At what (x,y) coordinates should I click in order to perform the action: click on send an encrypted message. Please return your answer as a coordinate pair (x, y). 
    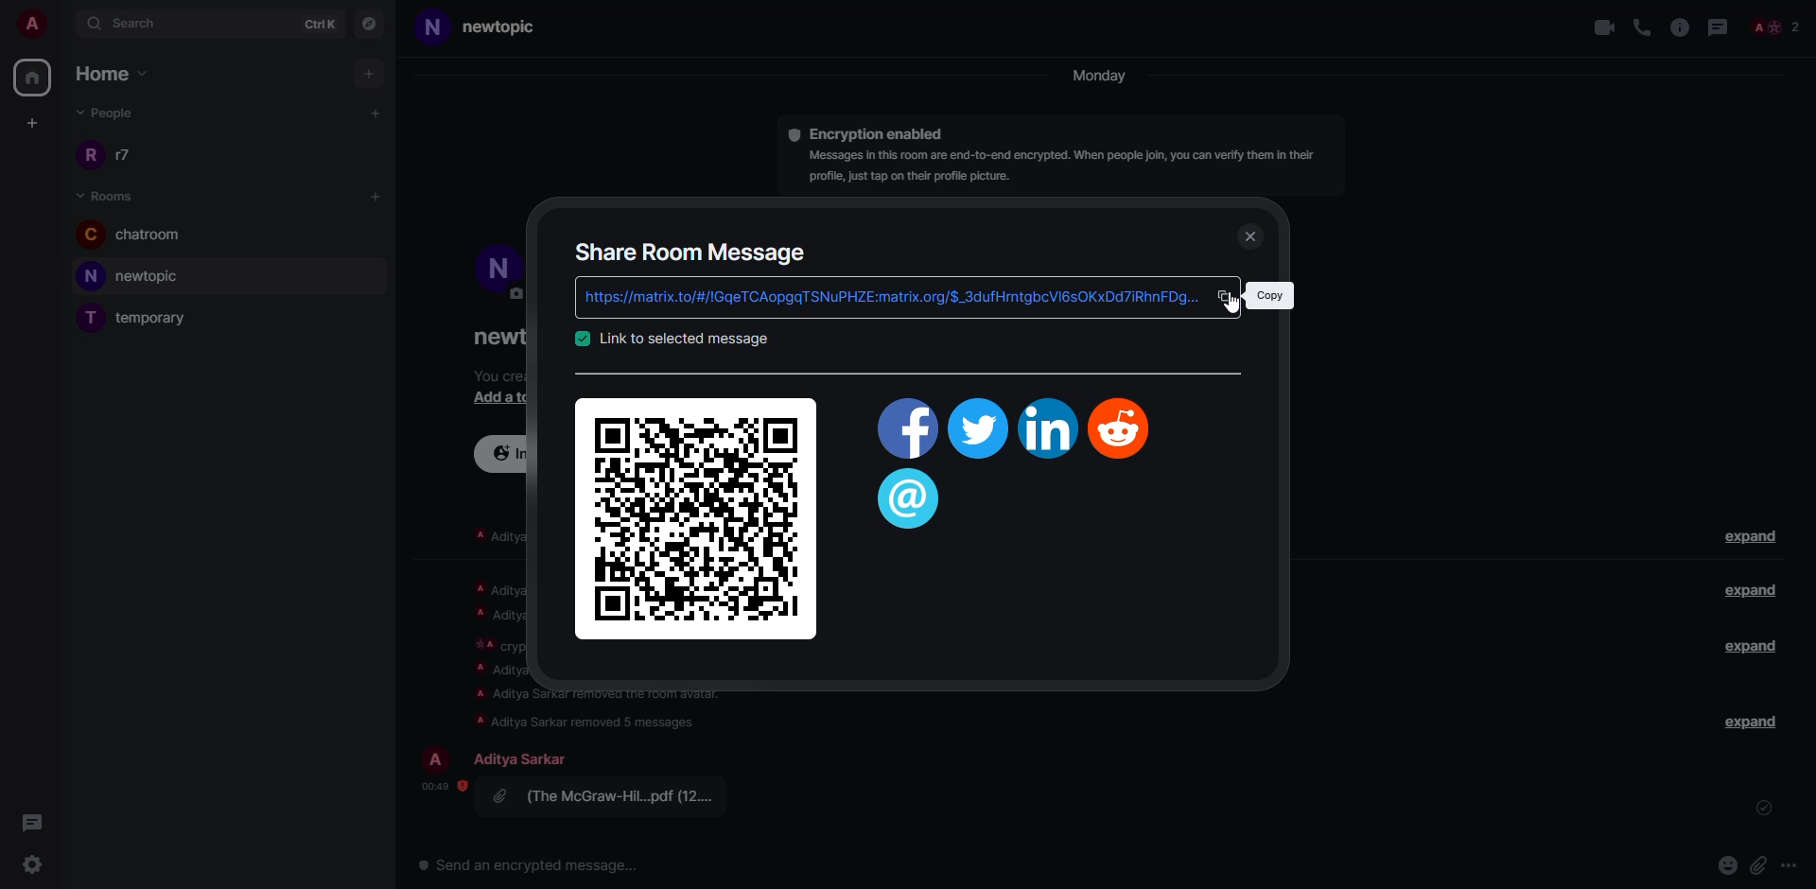
    Looking at the image, I should click on (531, 867).